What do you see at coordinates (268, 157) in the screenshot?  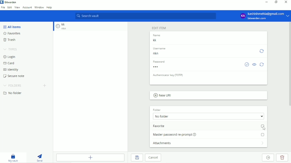 I see `Move to organization` at bounding box center [268, 157].